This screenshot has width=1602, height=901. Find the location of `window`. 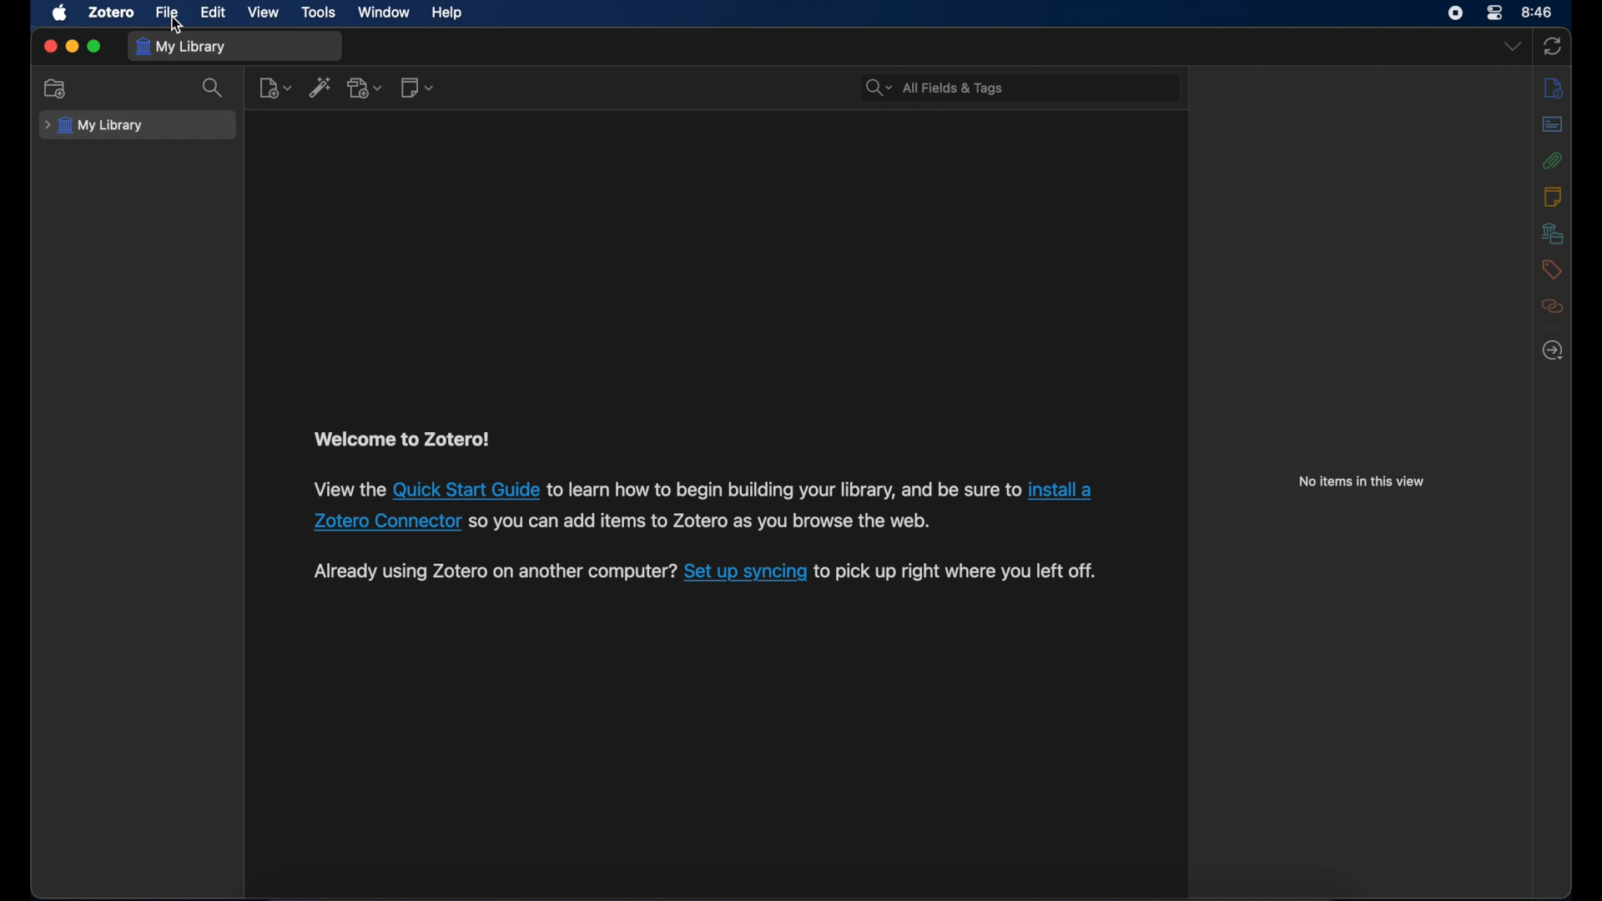

window is located at coordinates (382, 12).